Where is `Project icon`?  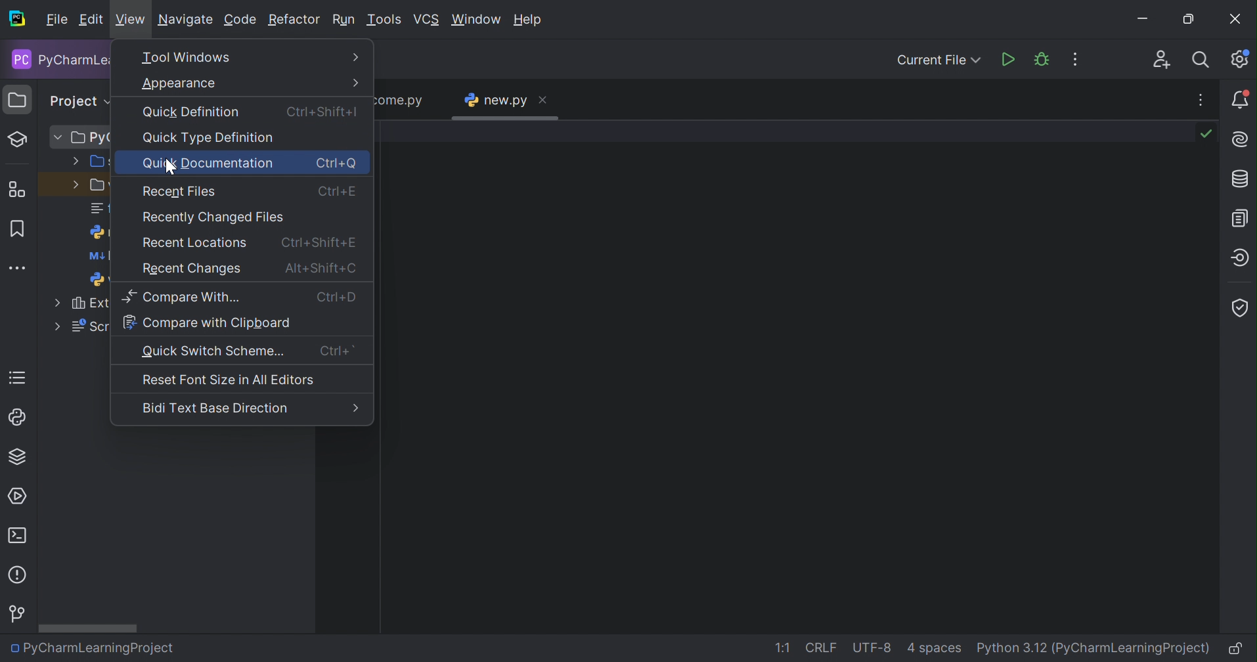 Project icon is located at coordinates (14, 100).